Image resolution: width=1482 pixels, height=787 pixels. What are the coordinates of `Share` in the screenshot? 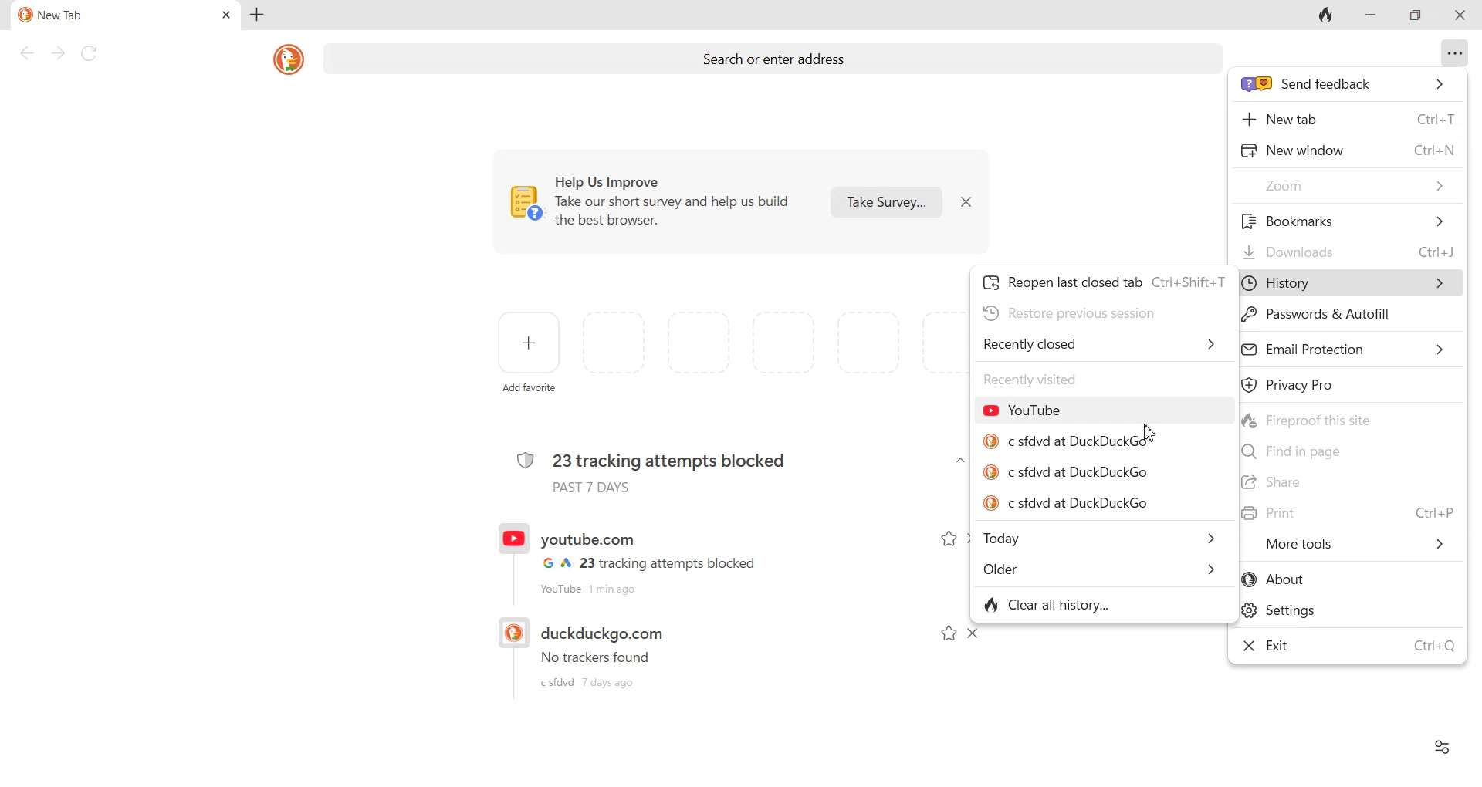 It's located at (1349, 482).